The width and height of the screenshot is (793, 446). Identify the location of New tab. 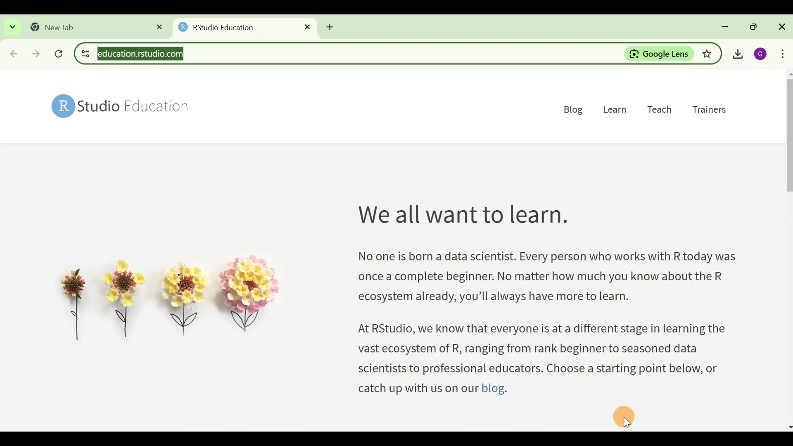
(334, 28).